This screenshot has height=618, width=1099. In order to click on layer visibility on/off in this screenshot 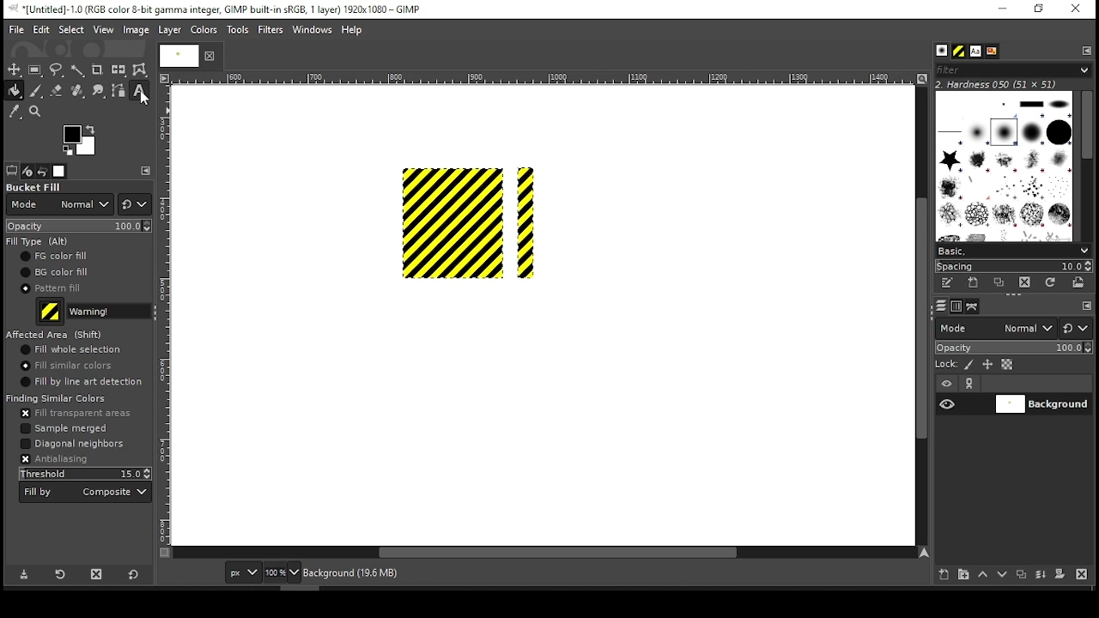, I will do `click(948, 403)`.